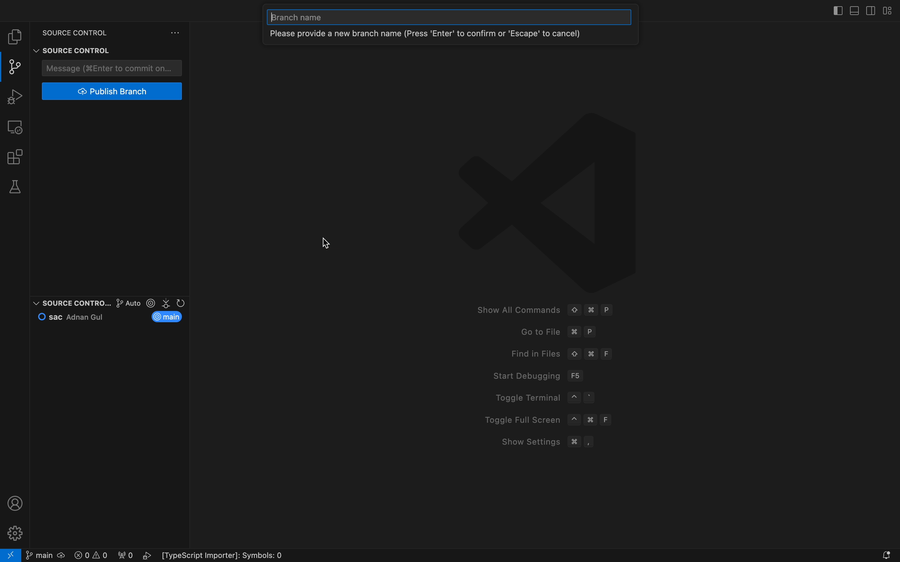 The width and height of the screenshot is (900, 562). I want to click on file explore, so click(16, 37).